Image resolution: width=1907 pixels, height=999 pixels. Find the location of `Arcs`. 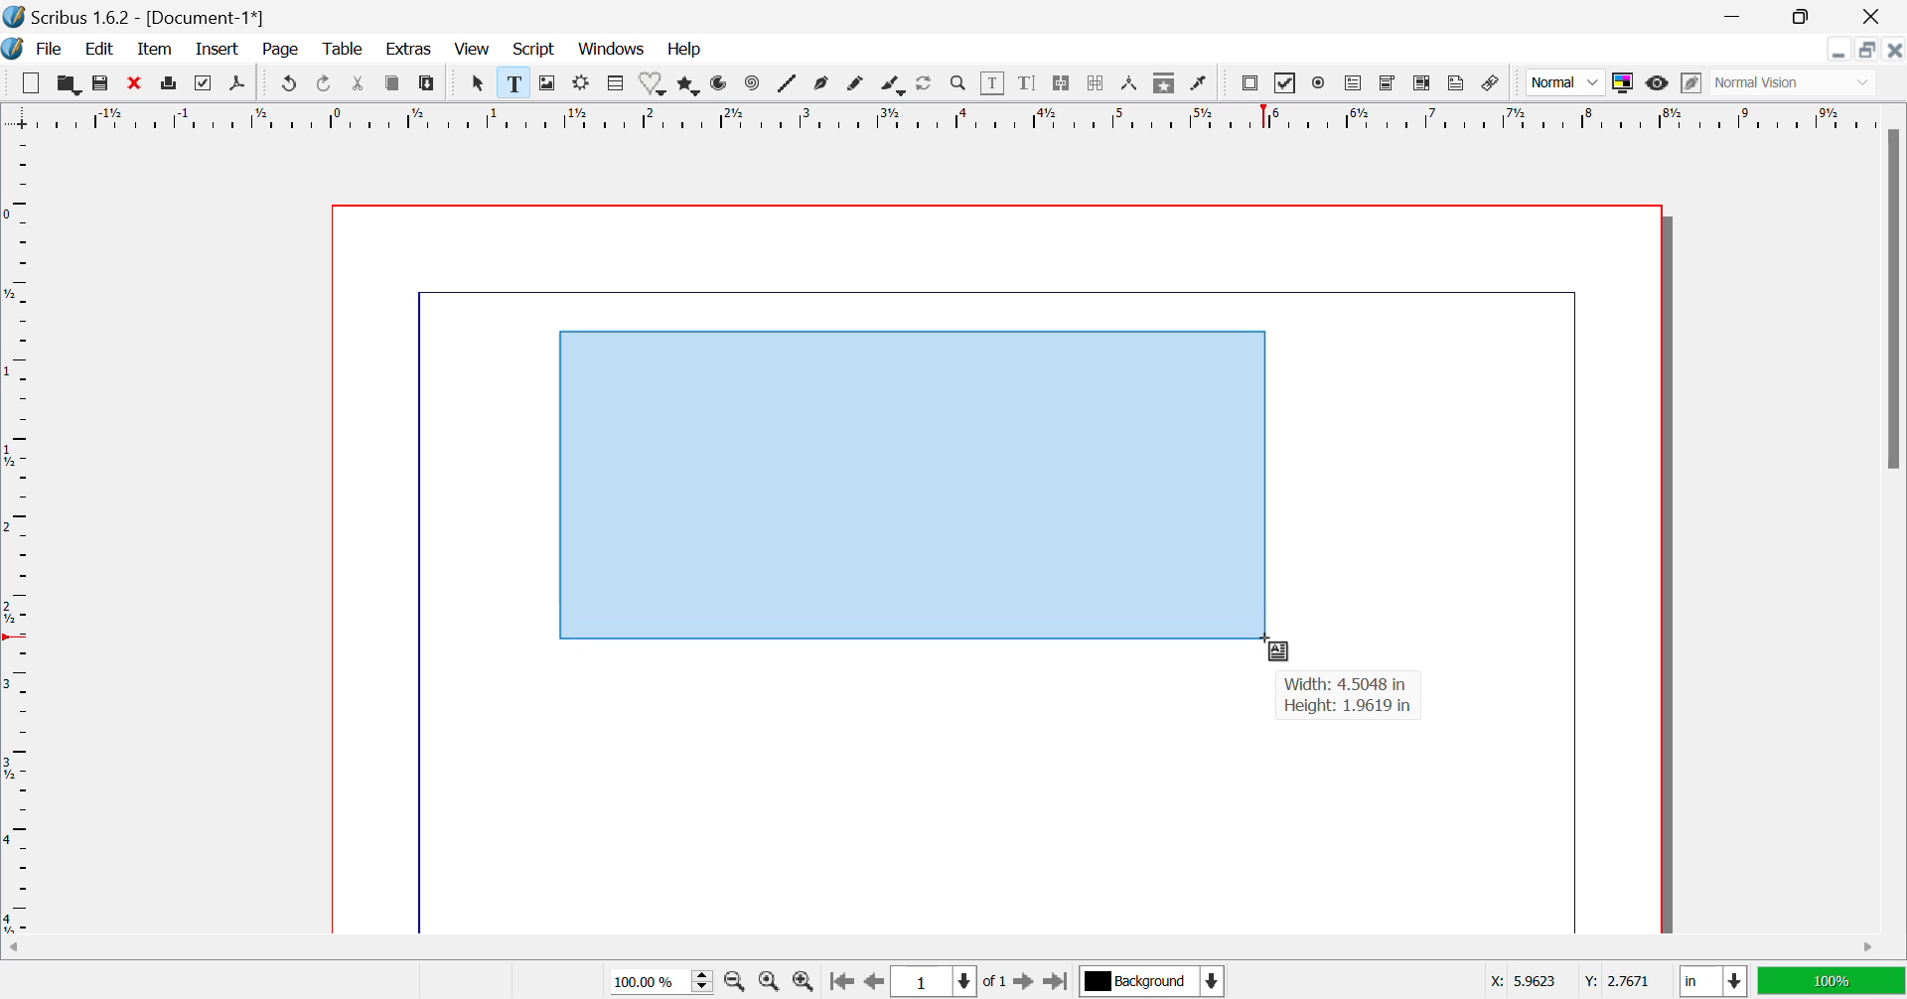

Arcs is located at coordinates (722, 86).